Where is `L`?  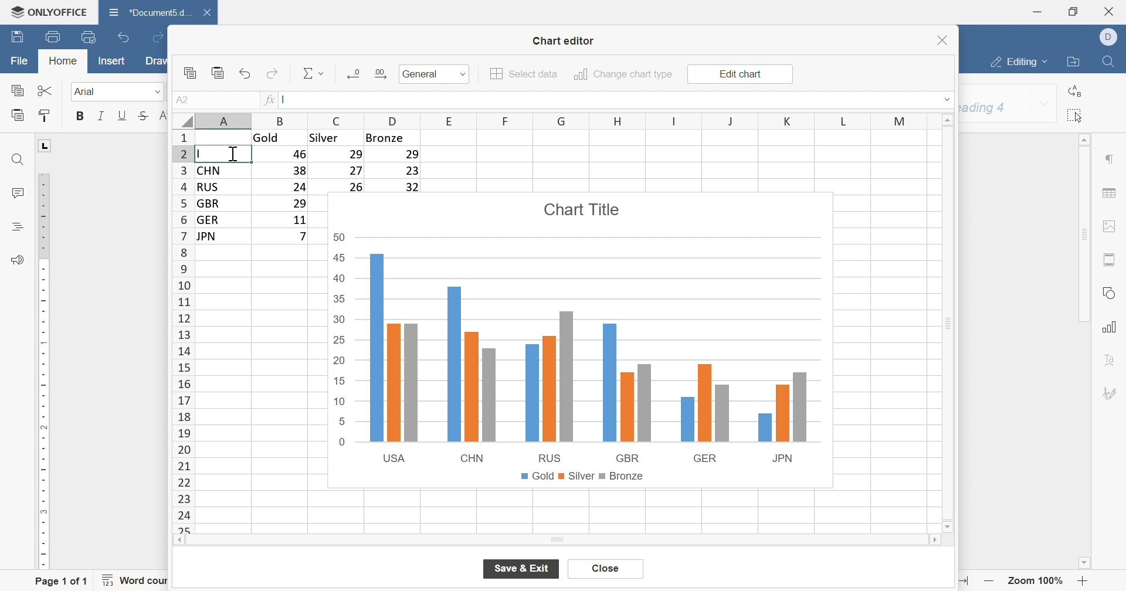 L is located at coordinates (45, 144).